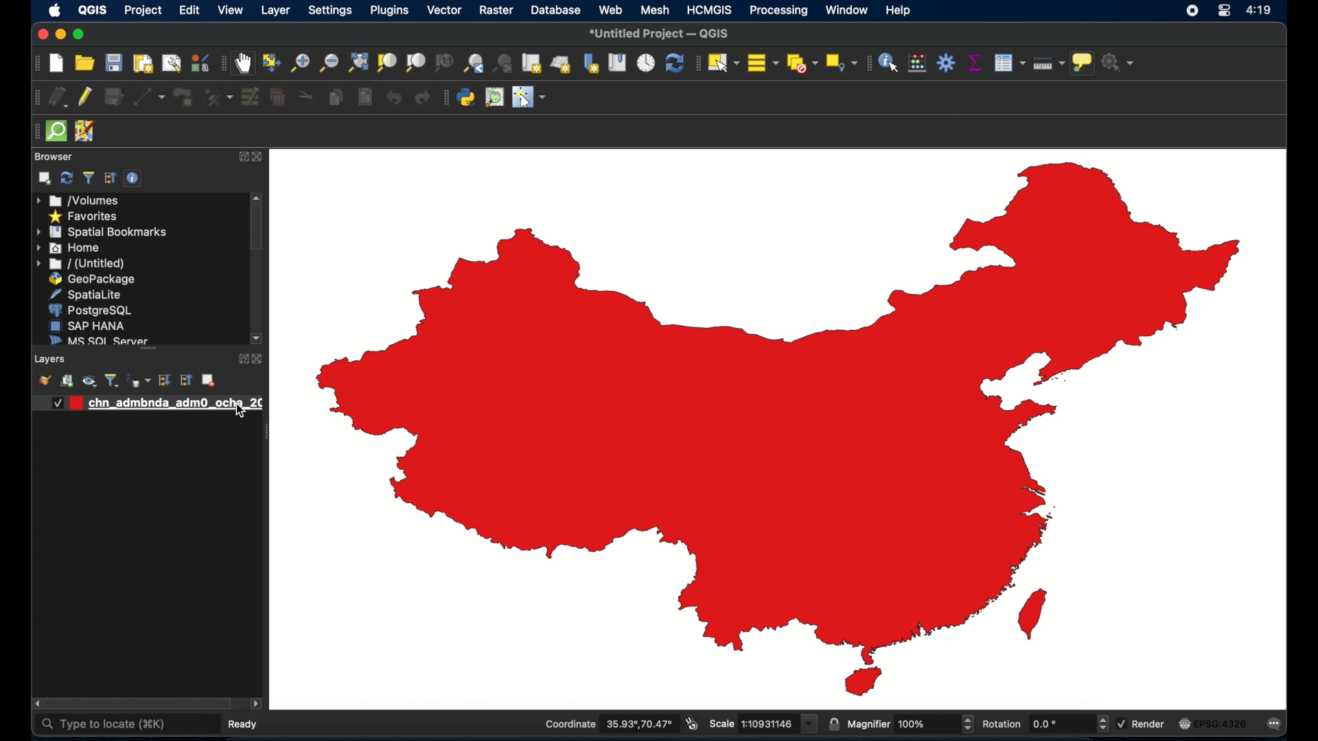  Describe the element at coordinates (277, 97) in the screenshot. I see `delete selected` at that location.